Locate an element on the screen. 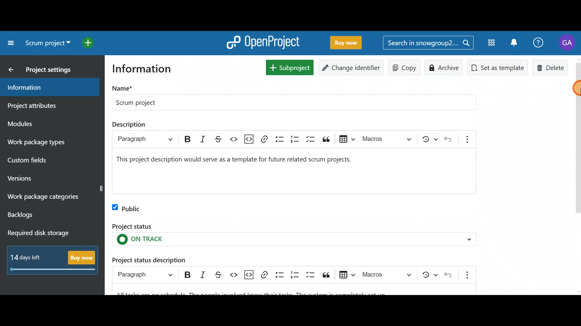 The height and width of the screenshot is (326, 581). undo is located at coordinates (448, 139).